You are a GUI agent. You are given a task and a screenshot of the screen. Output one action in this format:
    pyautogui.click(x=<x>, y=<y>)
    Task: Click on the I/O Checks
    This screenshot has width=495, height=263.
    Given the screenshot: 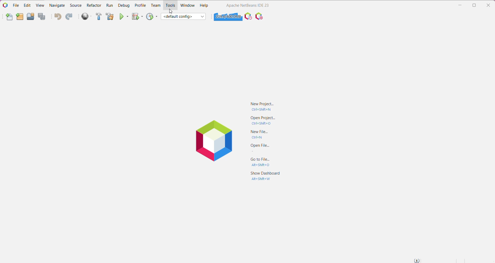 What is the action you would take?
    pyautogui.click(x=260, y=16)
    